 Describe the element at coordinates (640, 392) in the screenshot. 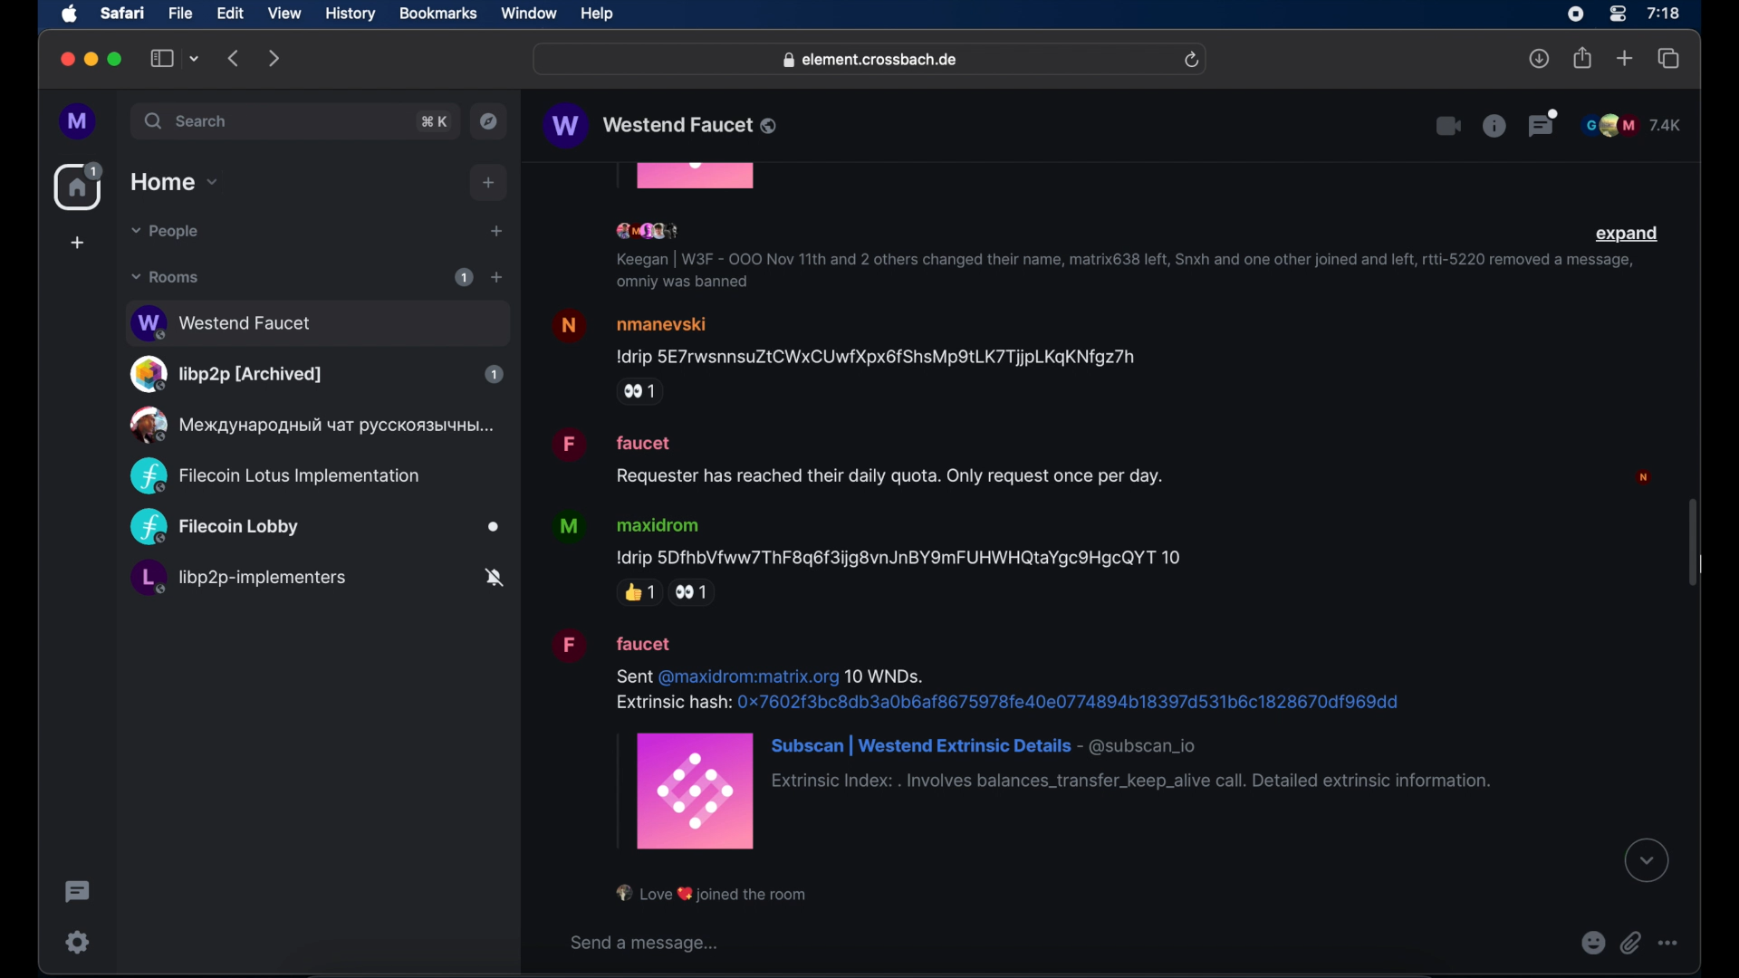

I see `side eye reaction` at that location.